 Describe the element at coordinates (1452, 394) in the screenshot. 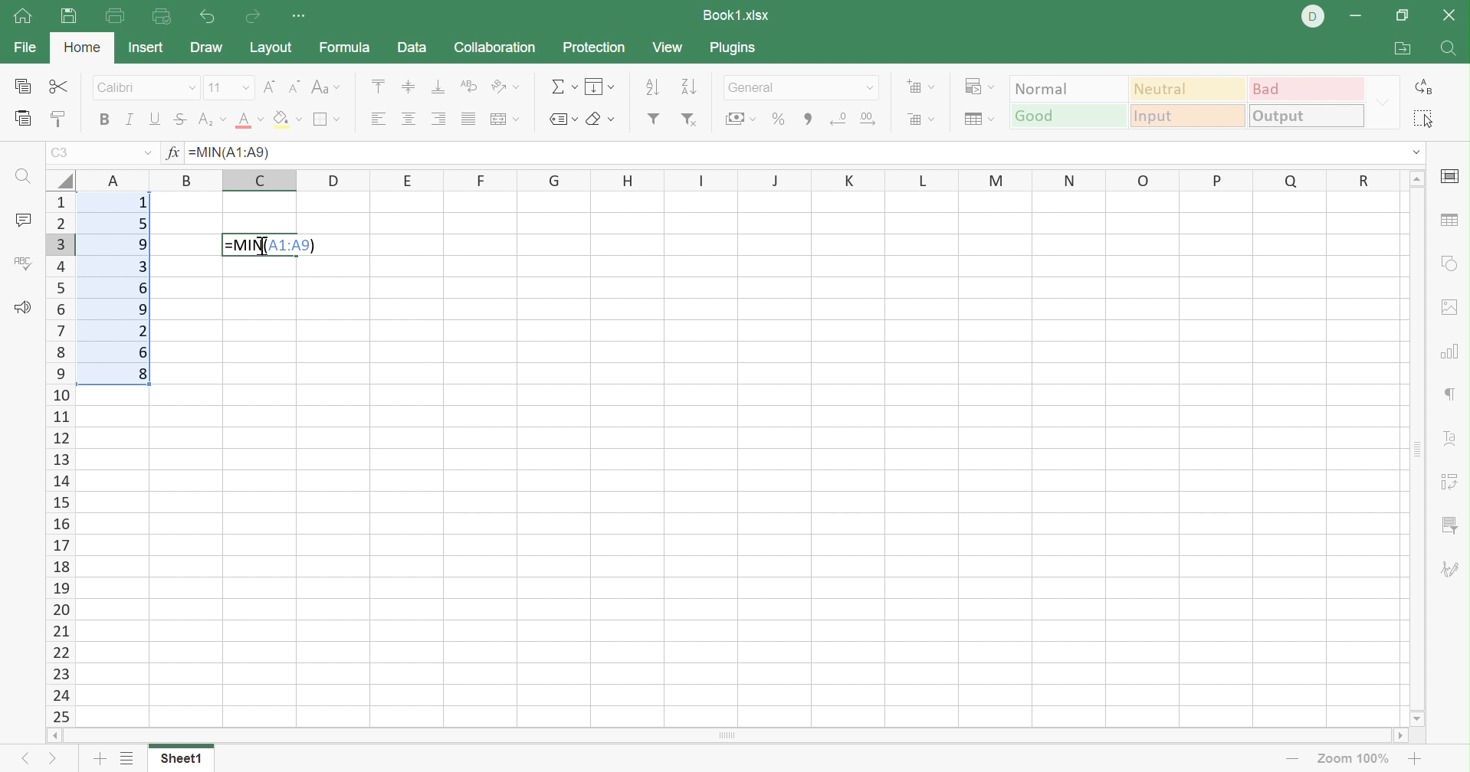

I see `Paragraph settings` at that location.